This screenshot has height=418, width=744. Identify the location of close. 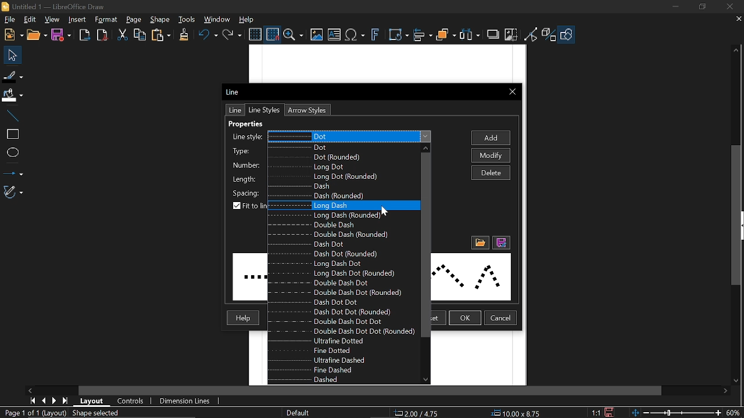
(729, 7).